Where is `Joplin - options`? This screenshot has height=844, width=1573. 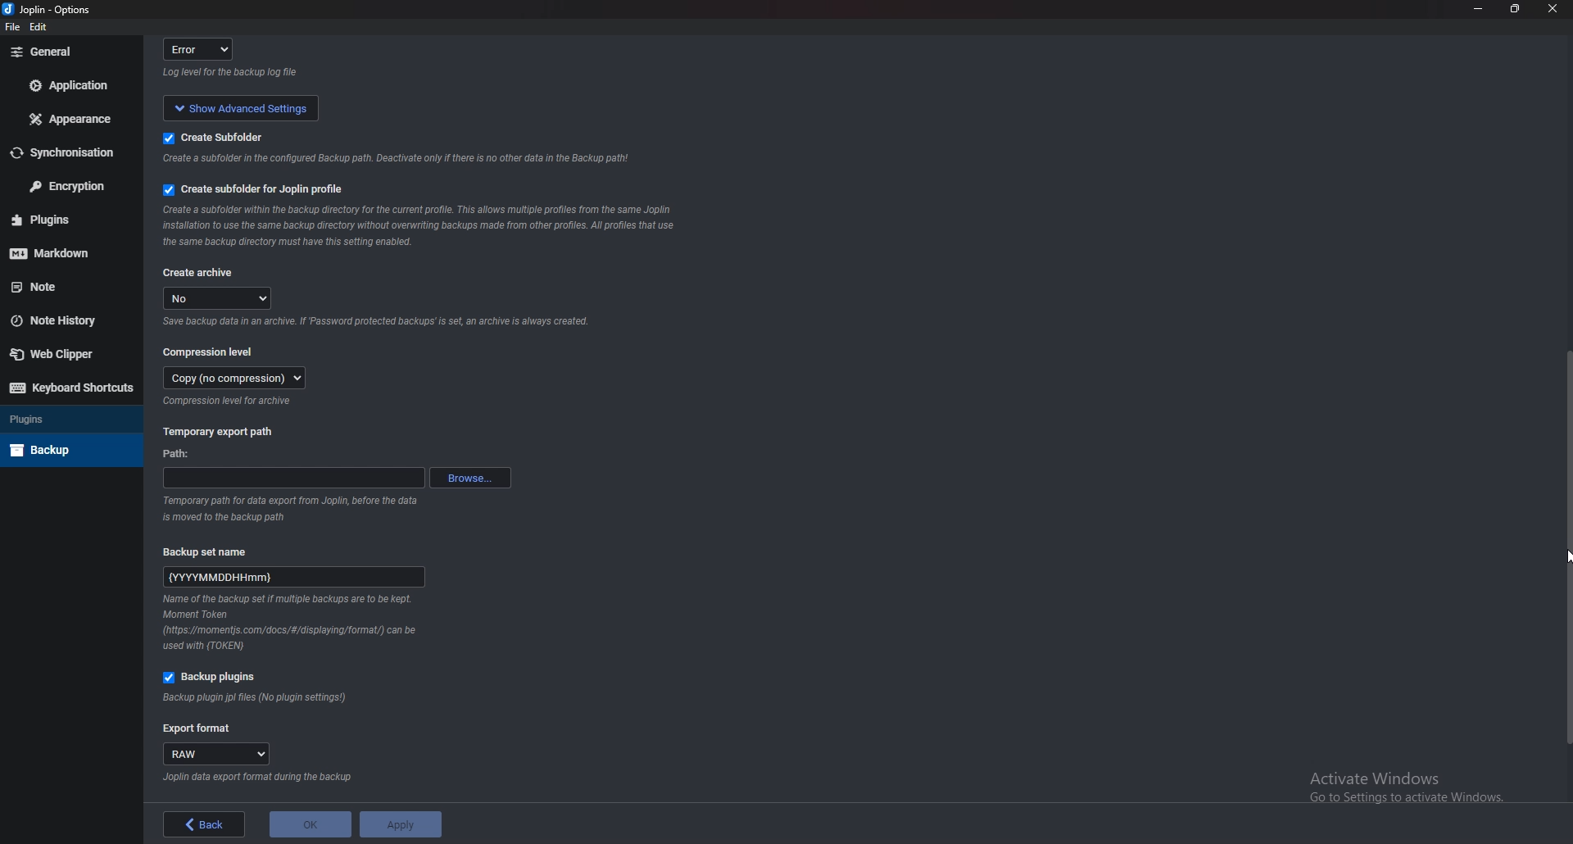 Joplin - options is located at coordinates (50, 11).